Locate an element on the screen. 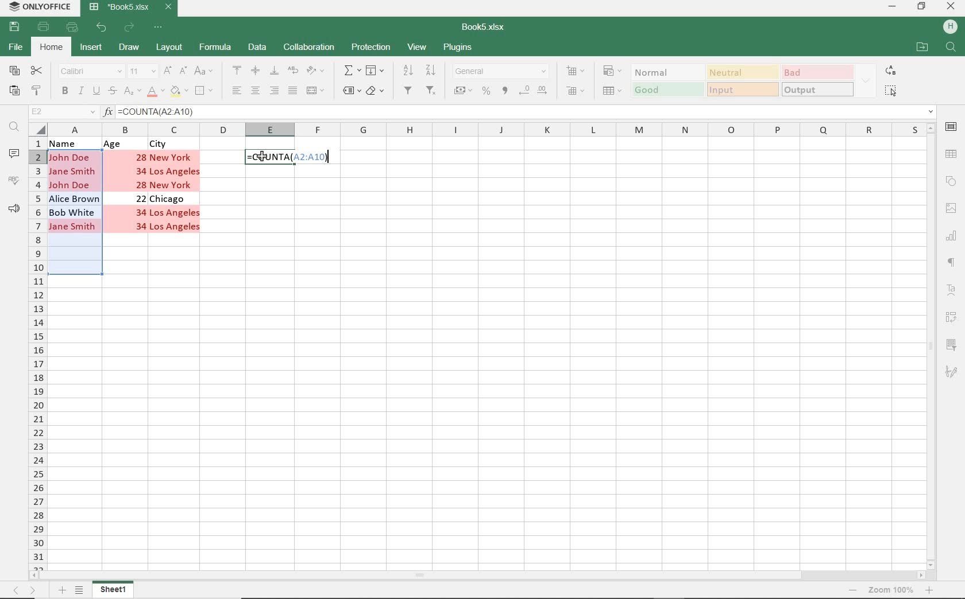  Los Angeles is located at coordinates (177, 227).